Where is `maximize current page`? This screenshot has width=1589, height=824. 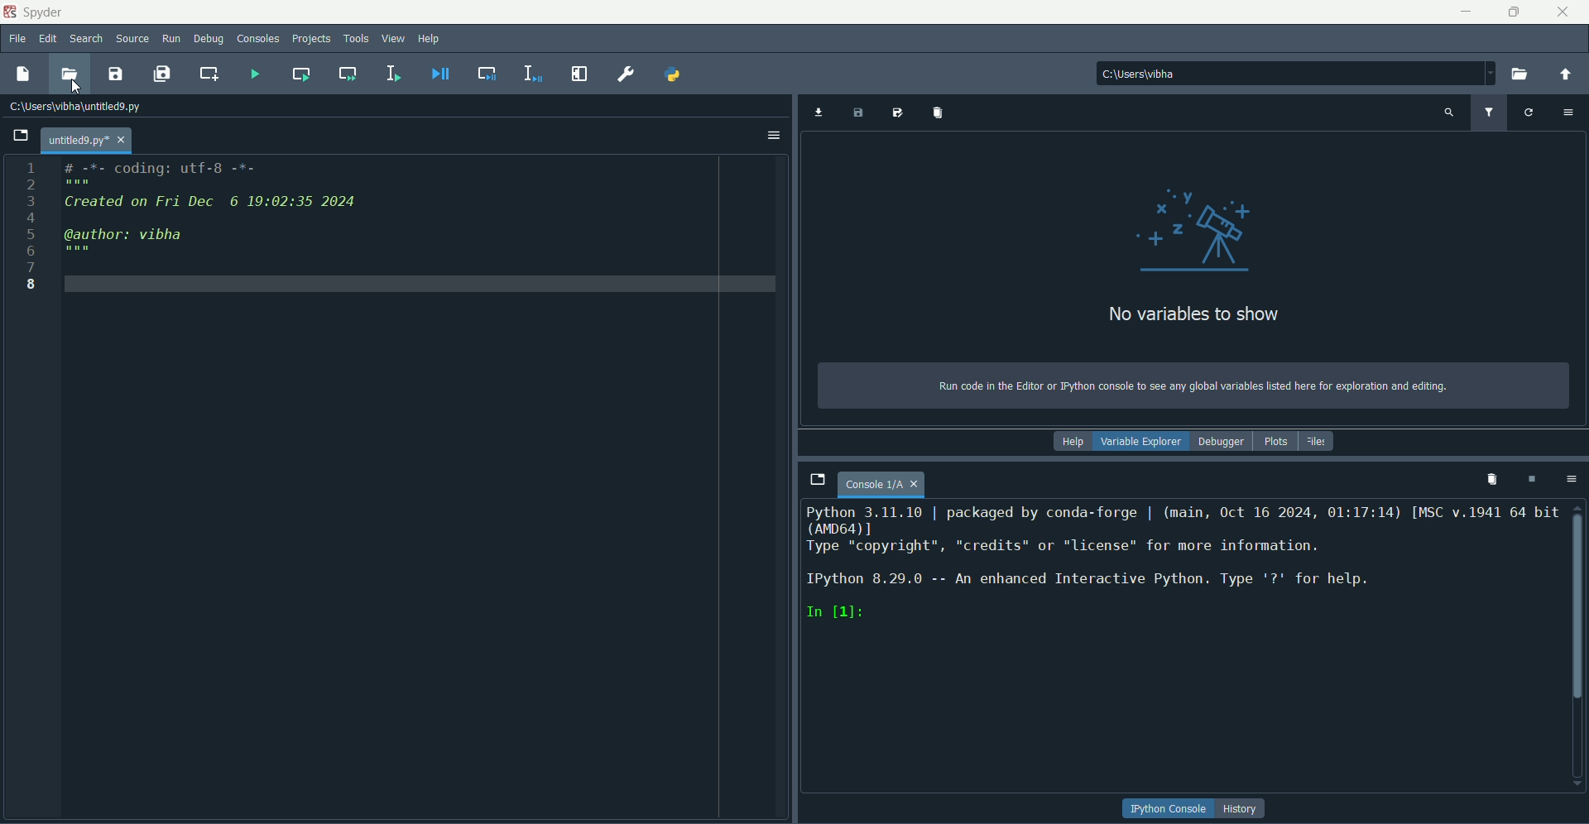 maximize current page is located at coordinates (578, 74).